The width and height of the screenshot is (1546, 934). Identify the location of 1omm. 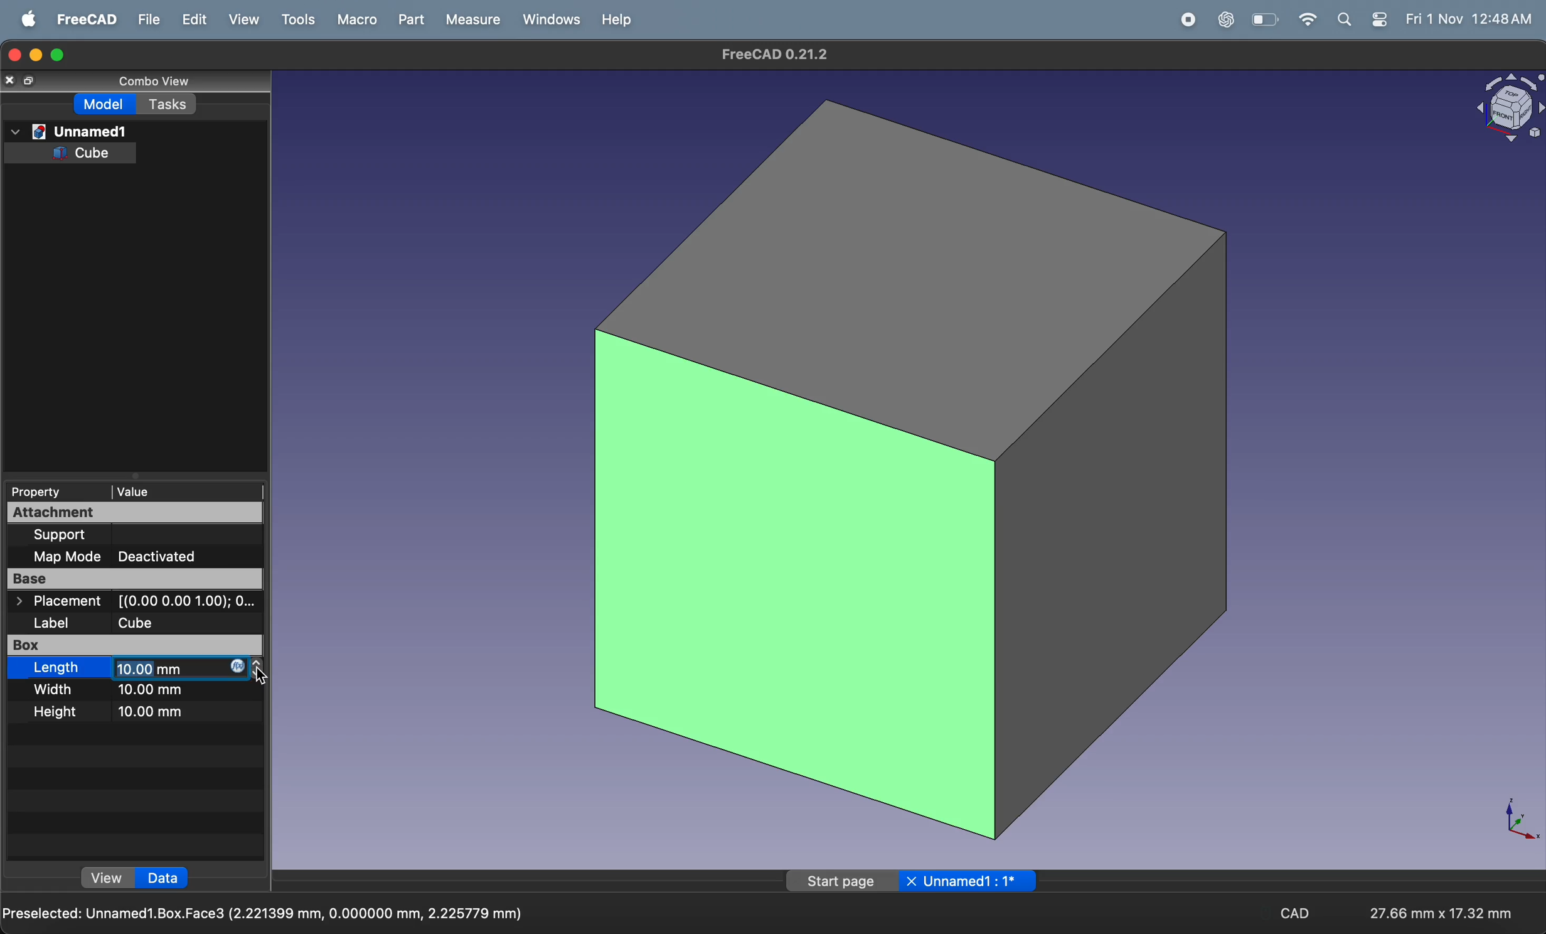
(159, 692).